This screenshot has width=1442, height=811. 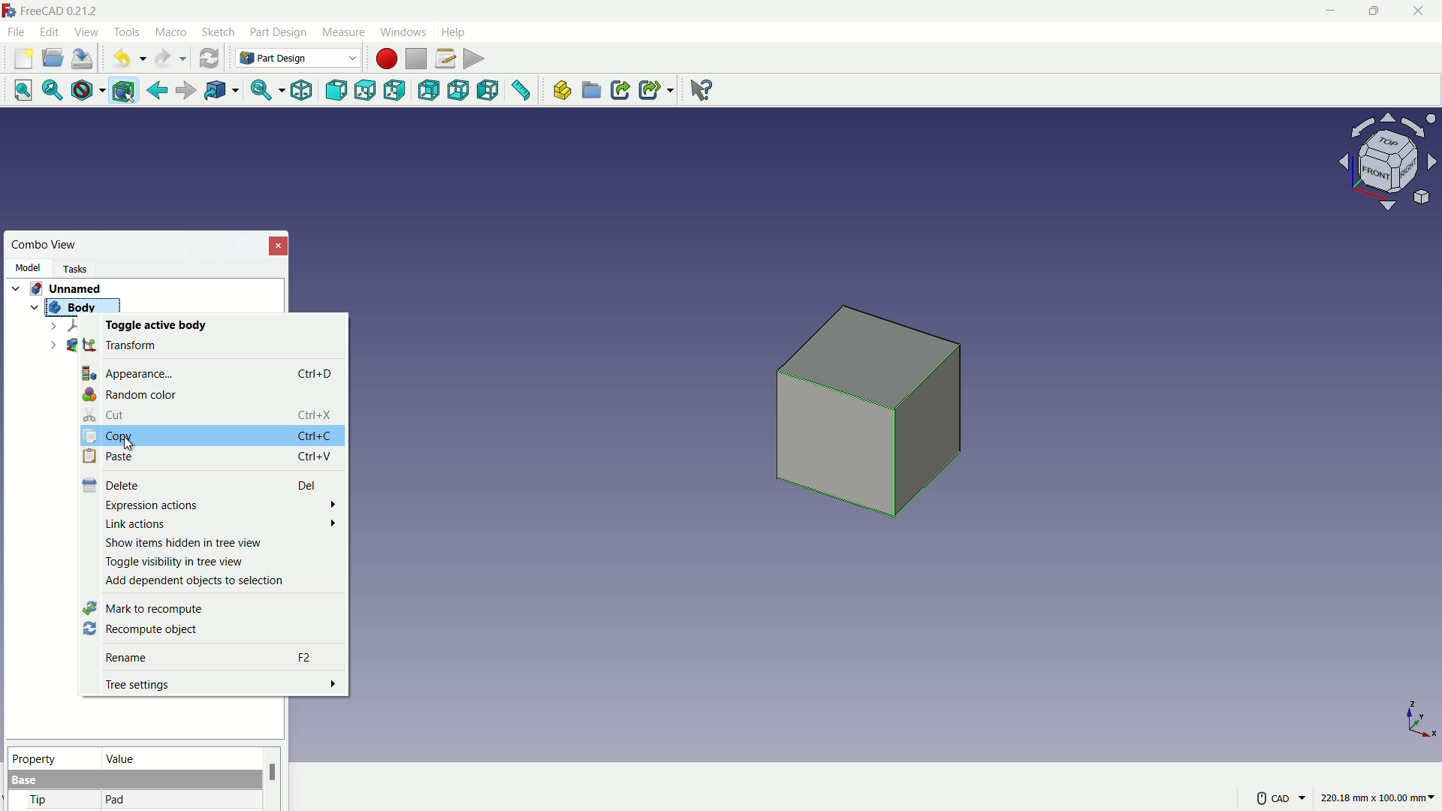 I want to click on fit selection, so click(x=49, y=91).